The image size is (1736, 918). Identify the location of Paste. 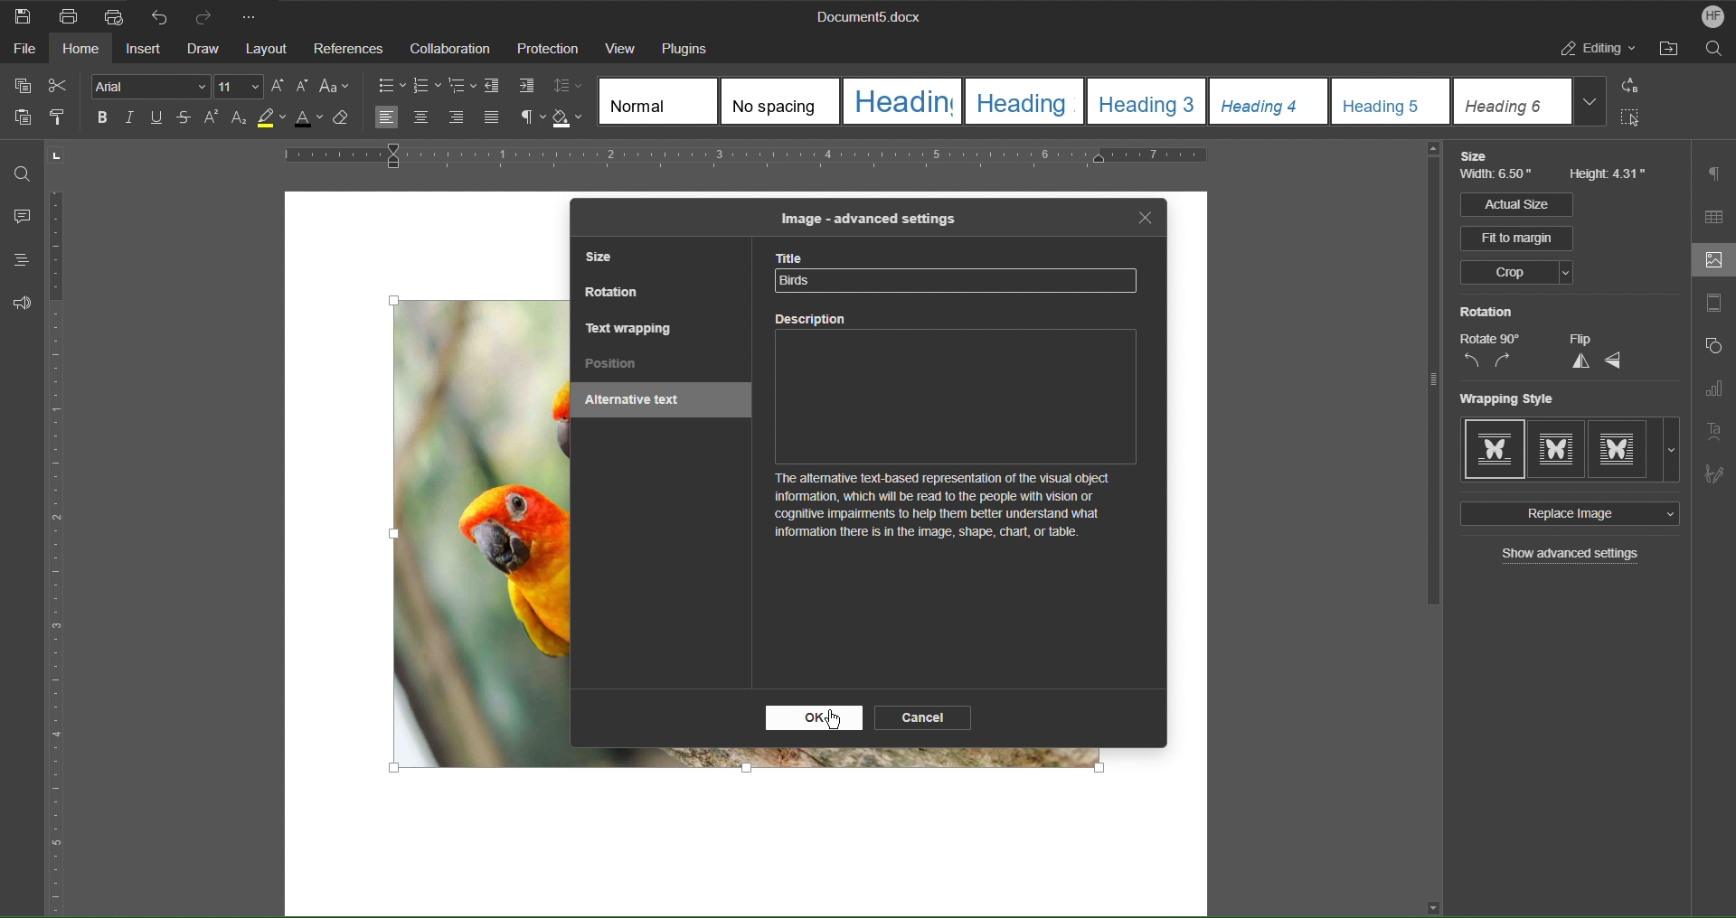
(20, 121).